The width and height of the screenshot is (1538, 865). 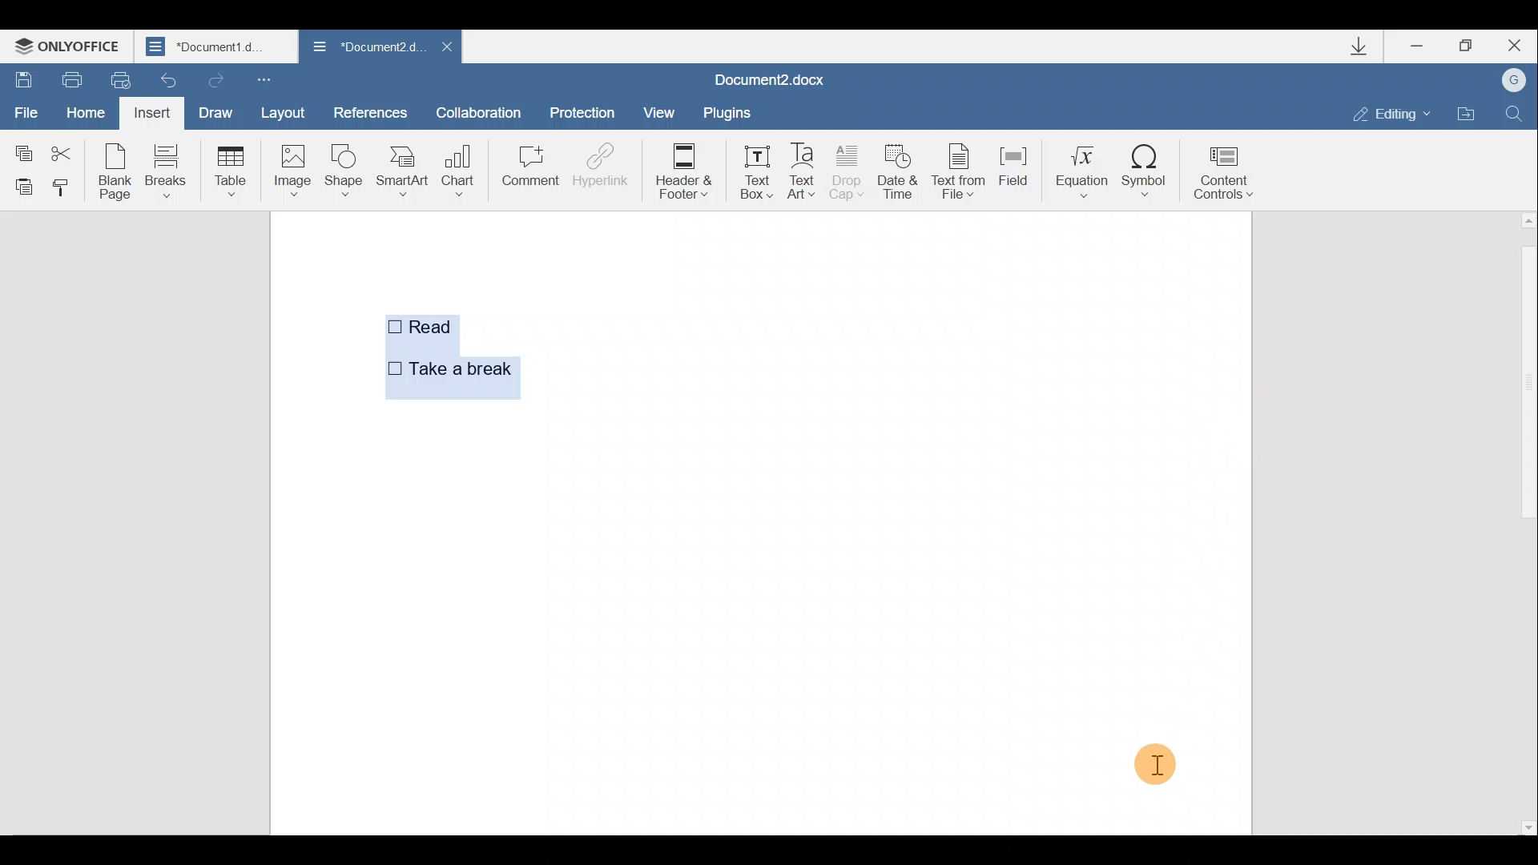 What do you see at coordinates (756, 171) in the screenshot?
I see `Text box` at bounding box center [756, 171].